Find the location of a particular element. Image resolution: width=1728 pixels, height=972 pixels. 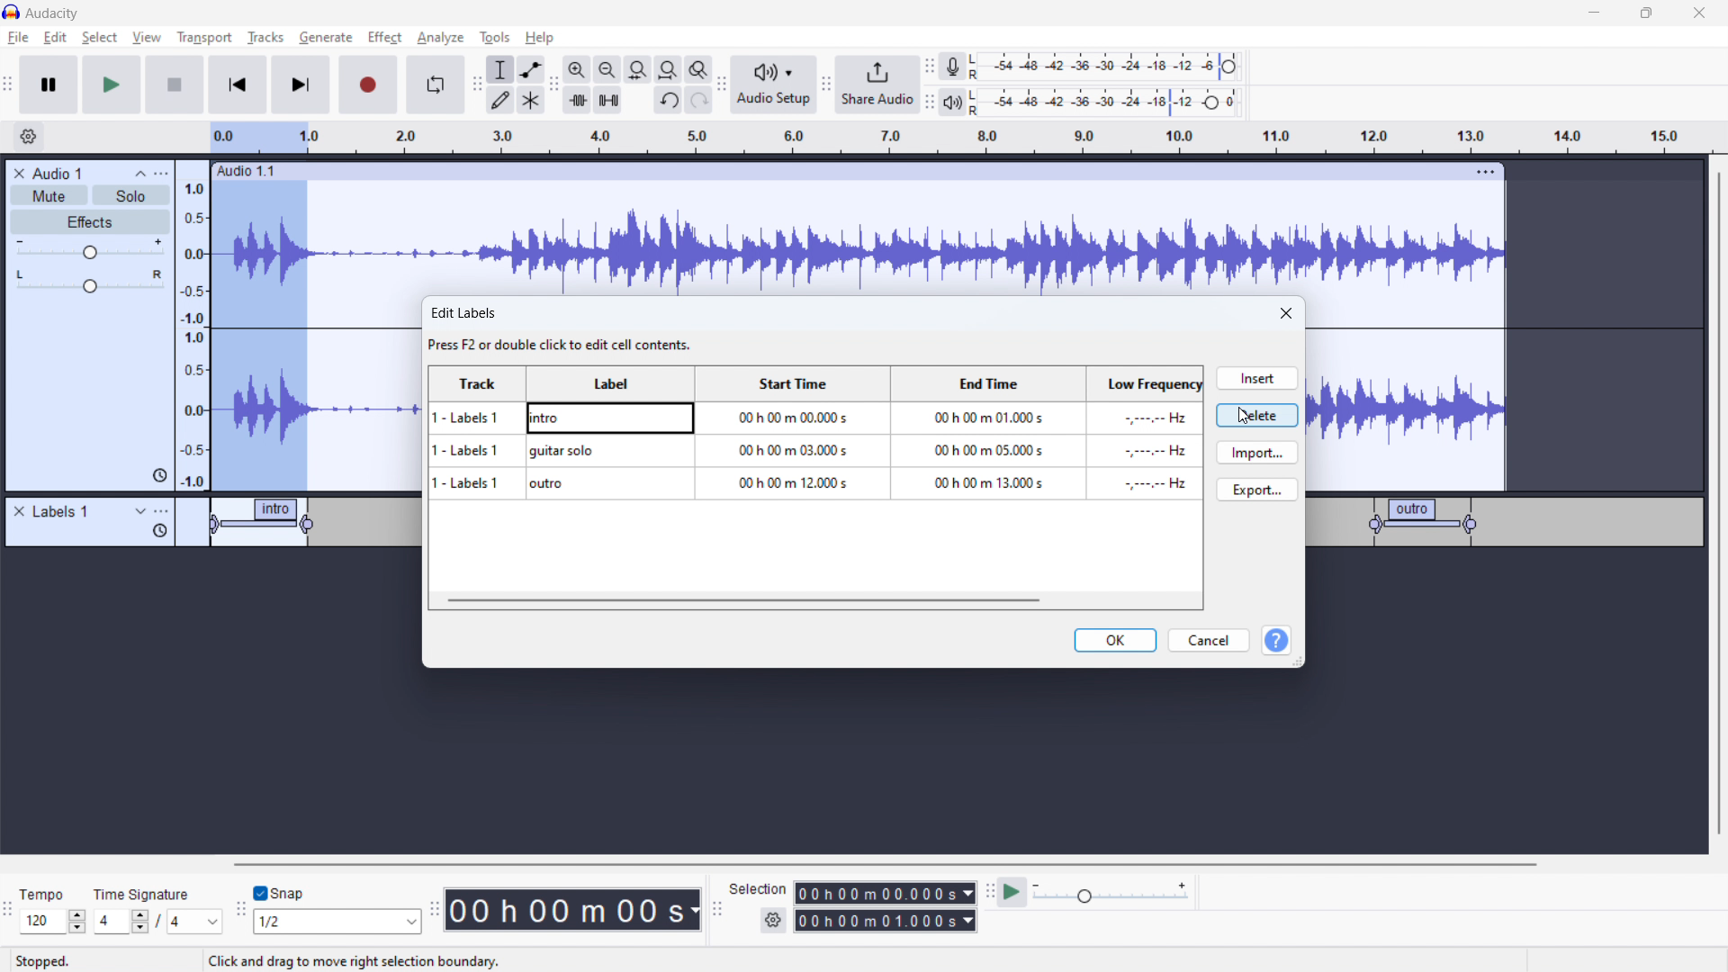

zoom out is located at coordinates (607, 69).